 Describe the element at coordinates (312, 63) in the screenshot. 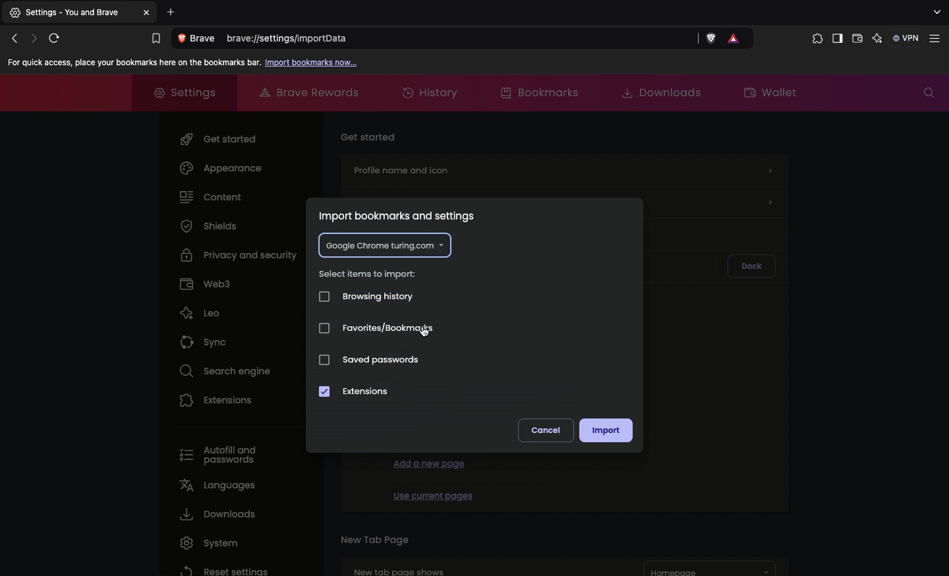

I see `Import bookmarks now` at that location.